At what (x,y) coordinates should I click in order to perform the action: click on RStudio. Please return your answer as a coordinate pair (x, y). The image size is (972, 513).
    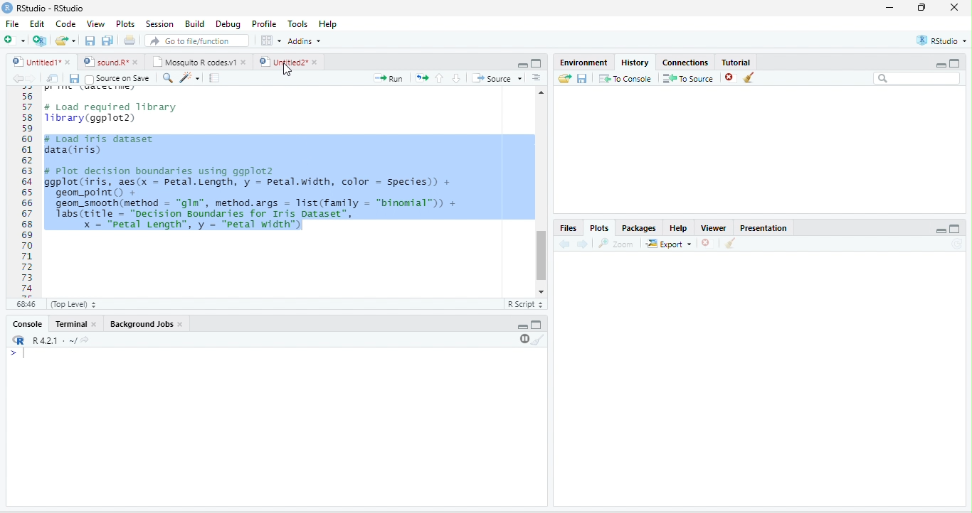
    Looking at the image, I should click on (942, 40).